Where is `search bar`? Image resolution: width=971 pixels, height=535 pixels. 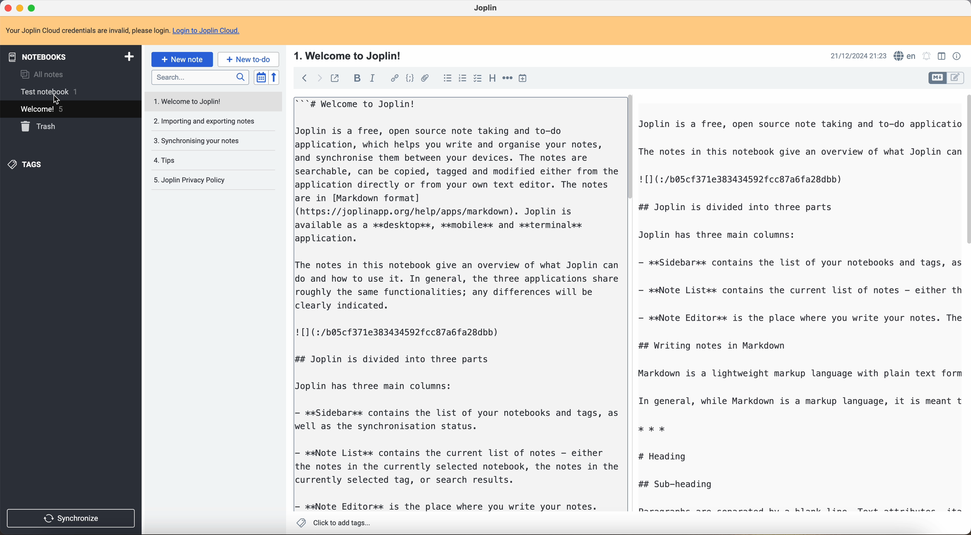
search bar is located at coordinates (200, 78).